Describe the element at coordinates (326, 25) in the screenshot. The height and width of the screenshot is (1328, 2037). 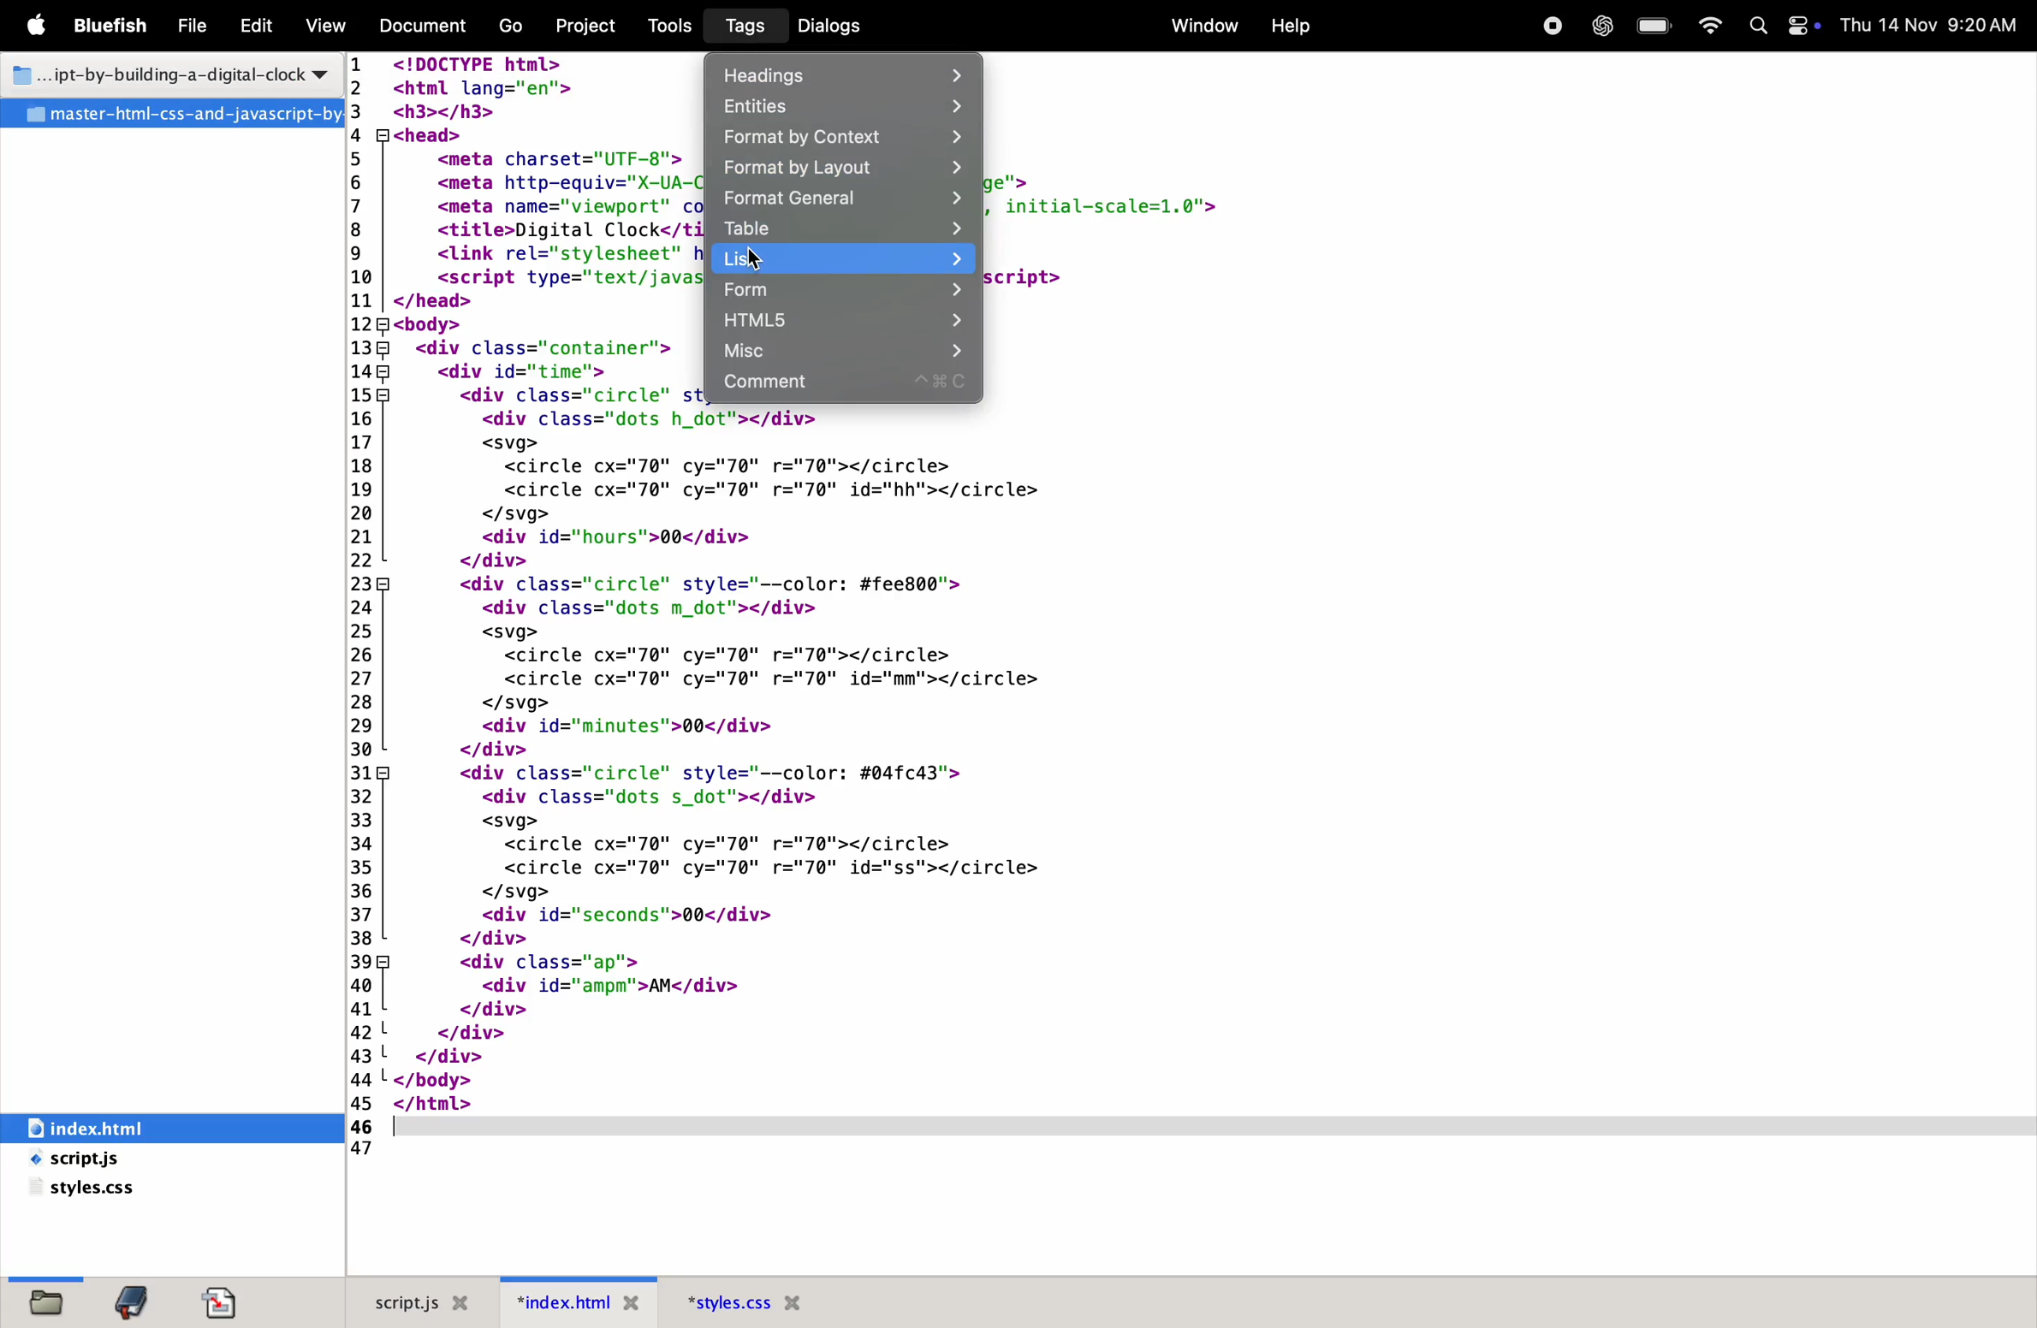
I see `View` at that location.